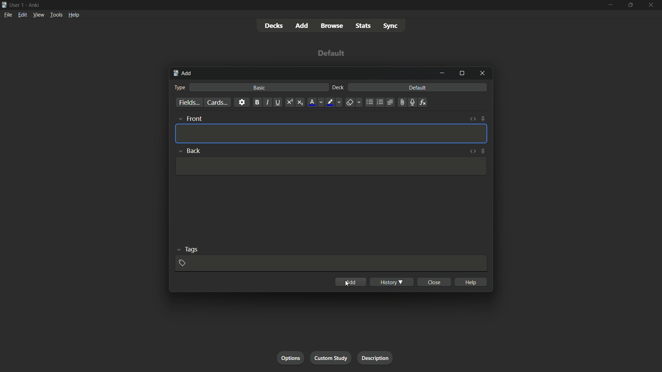 This screenshot has height=372, width=662. I want to click on underline, so click(278, 102).